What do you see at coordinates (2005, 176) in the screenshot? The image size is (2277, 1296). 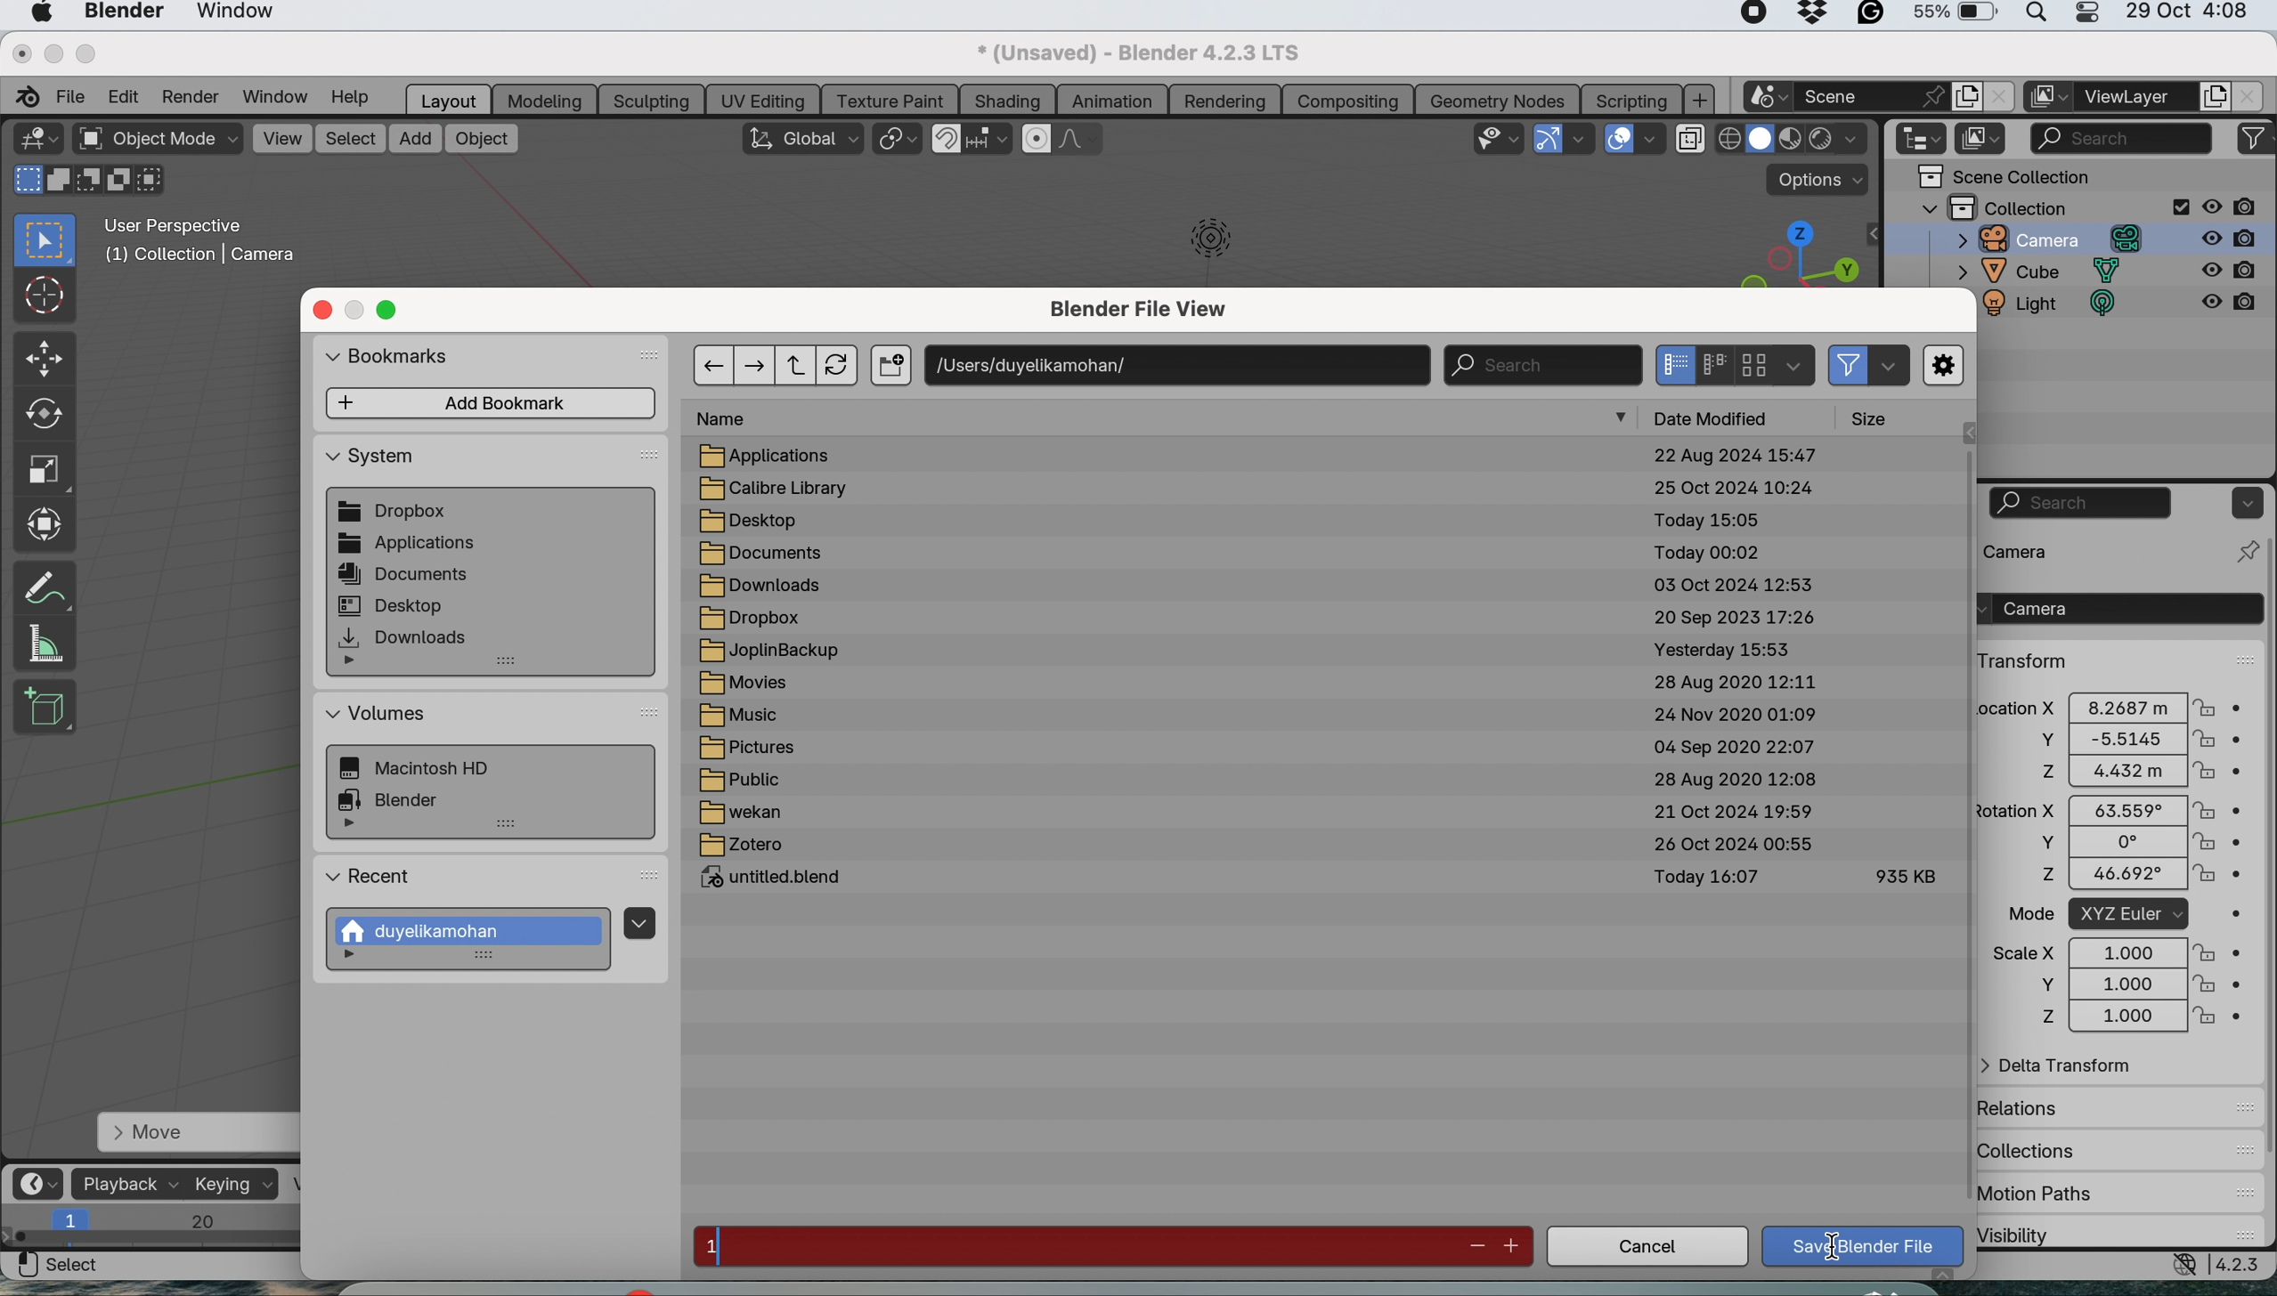 I see `scene collection` at bounding box center [2005, 176].